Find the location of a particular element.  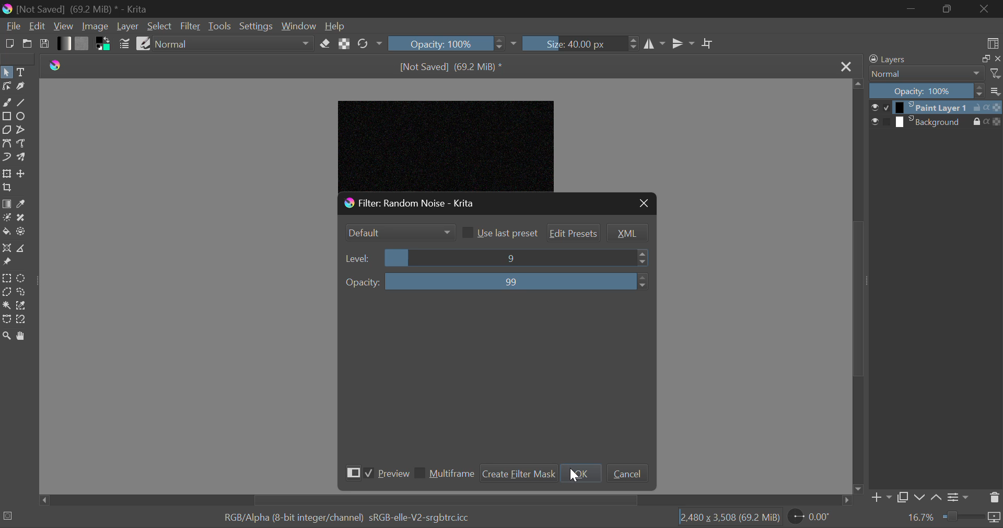

Polyline is located at coordinates (22, 130).